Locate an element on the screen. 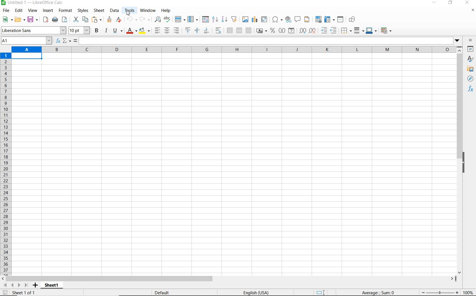  NAVIGATOR is located at coordinates (470, 79).